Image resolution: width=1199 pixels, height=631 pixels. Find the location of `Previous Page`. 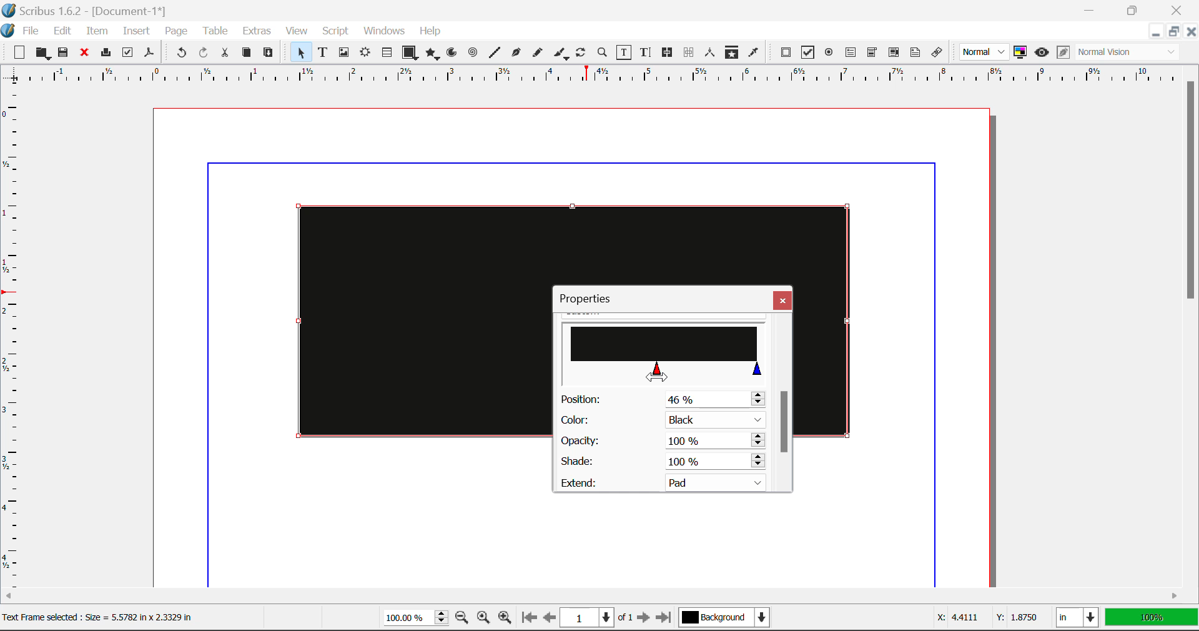

Previous Page is located at coordinates (550, 619).